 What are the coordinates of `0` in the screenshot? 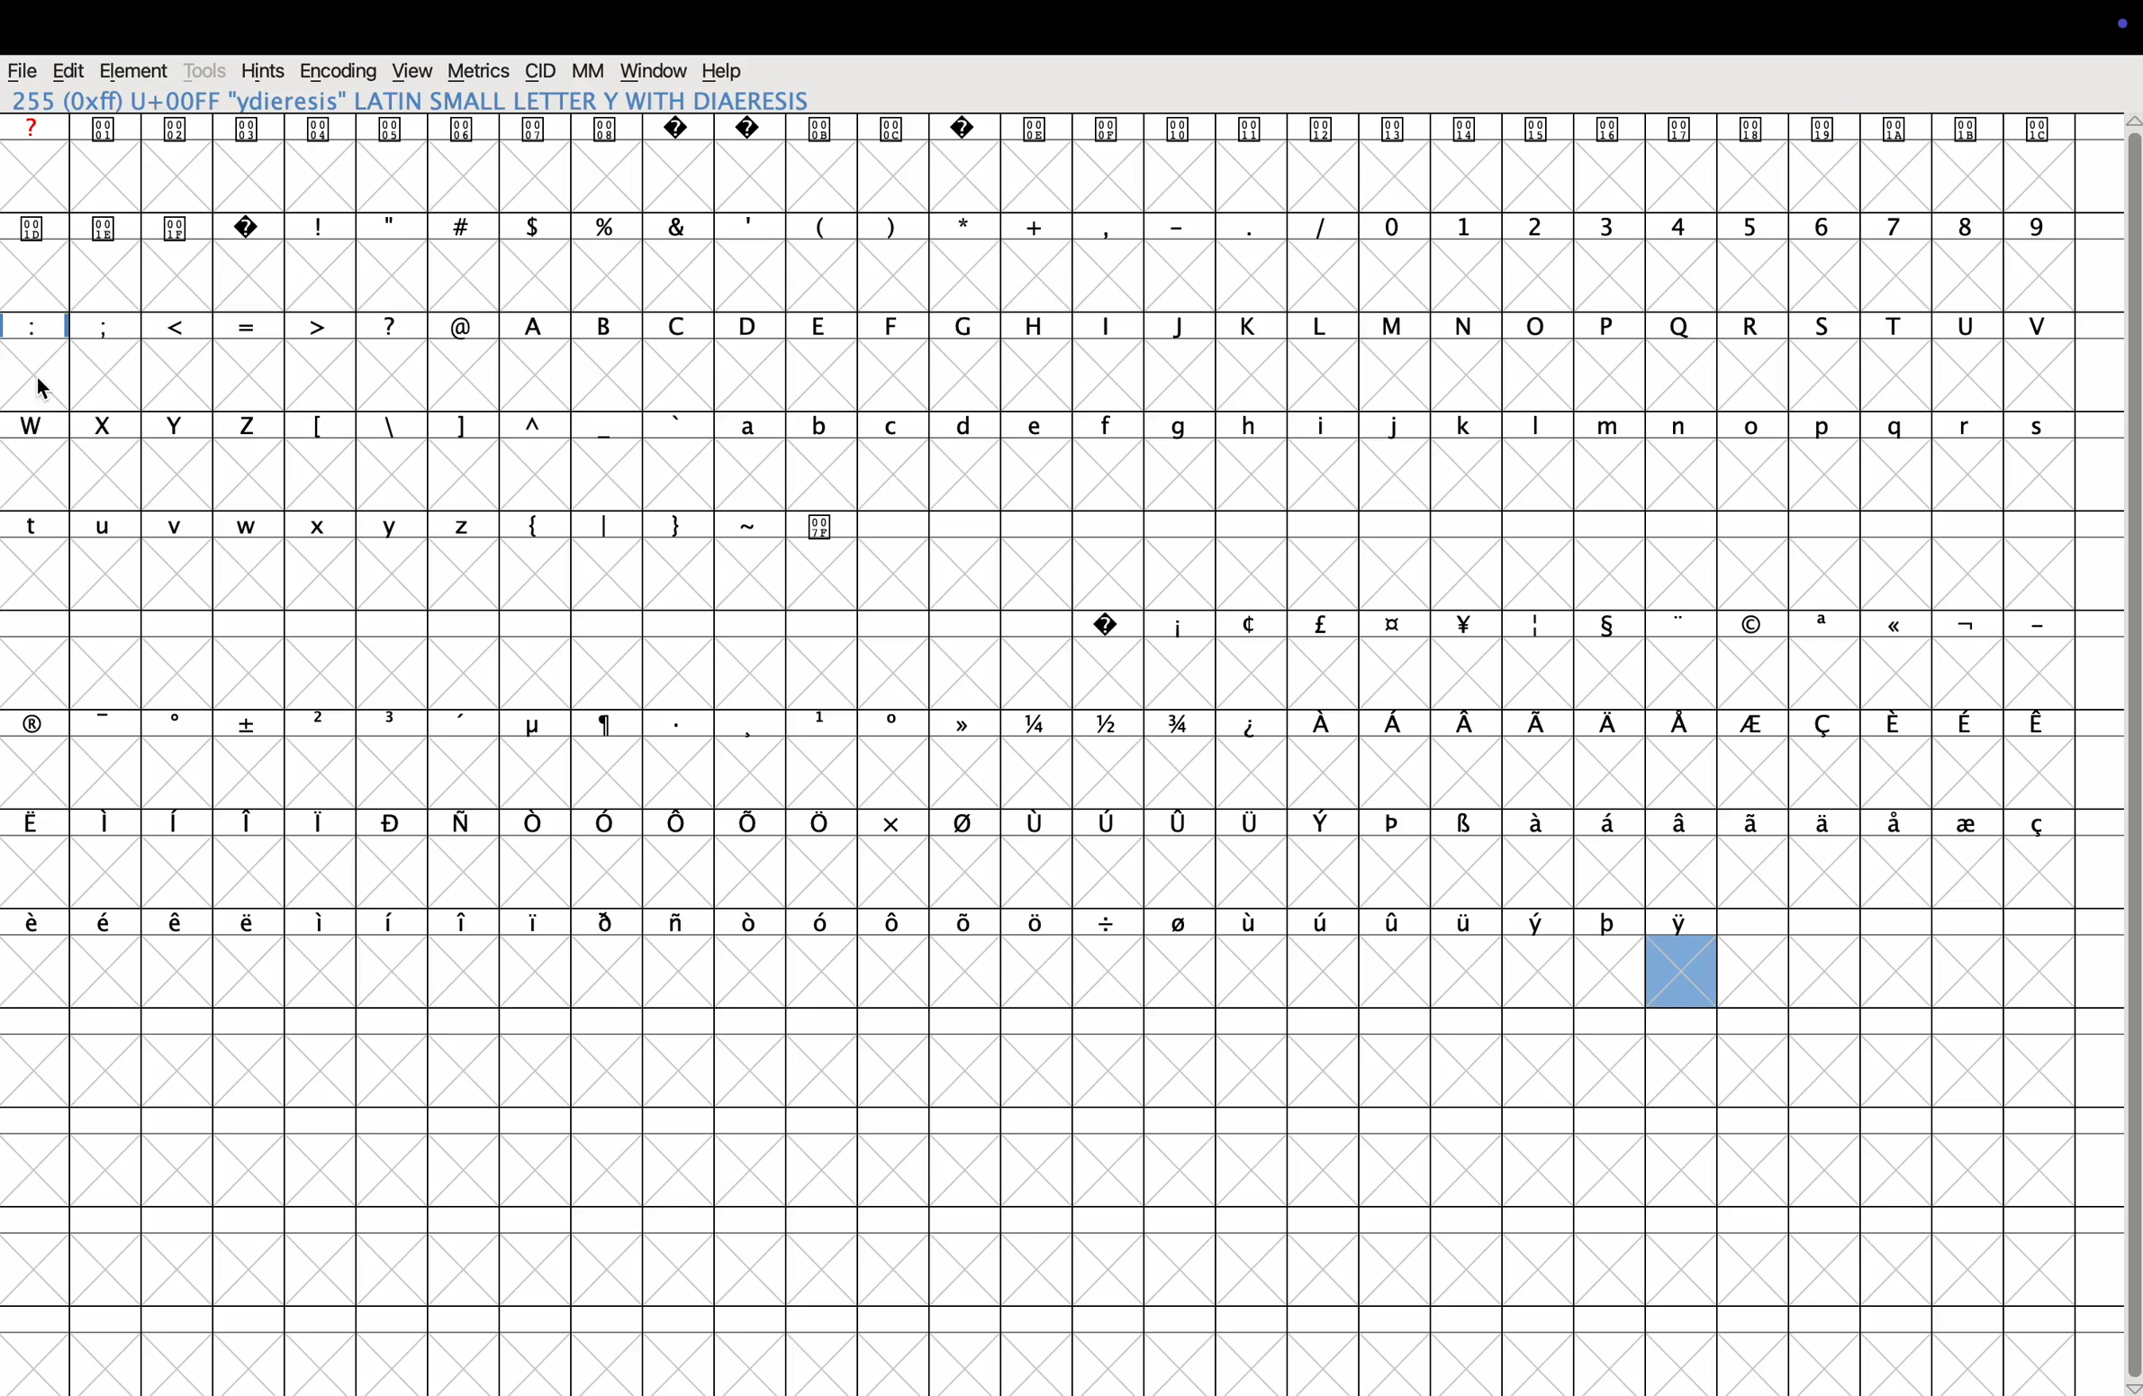 It's located at (1394, 260).